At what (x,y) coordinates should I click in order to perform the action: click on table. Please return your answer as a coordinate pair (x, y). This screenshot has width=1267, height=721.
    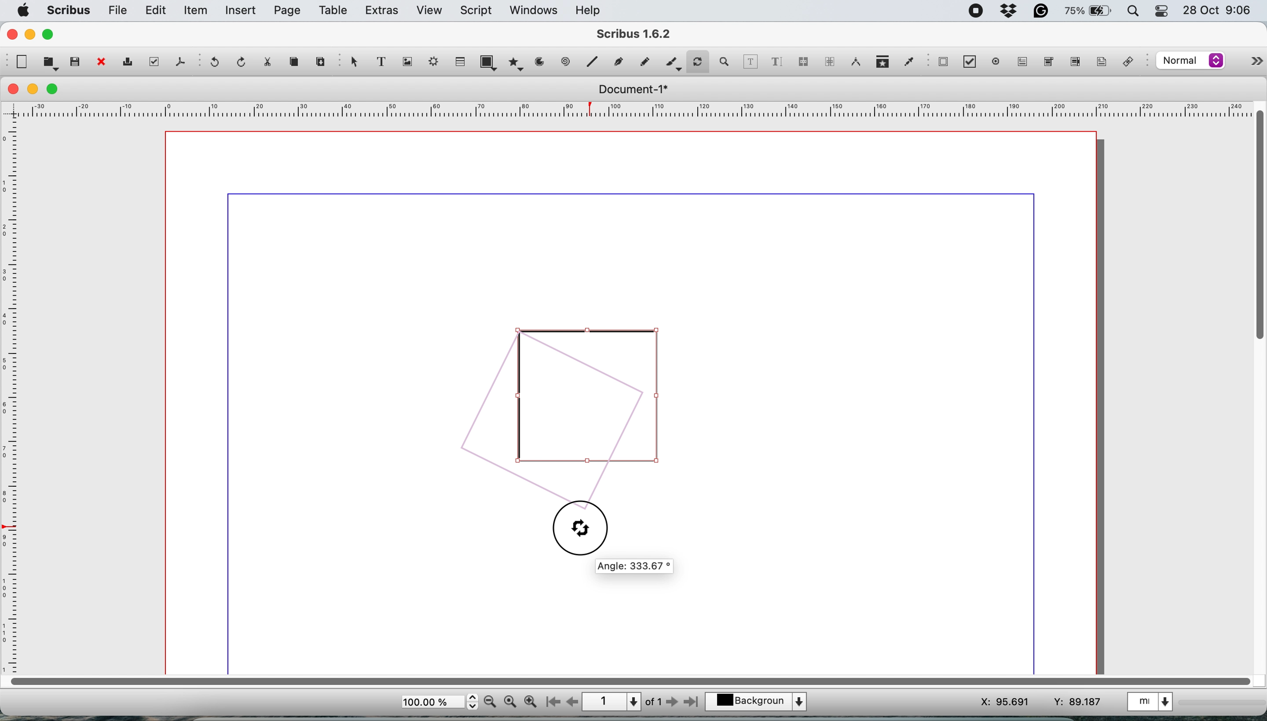
    Looking at the image, I should click on (461, 62).